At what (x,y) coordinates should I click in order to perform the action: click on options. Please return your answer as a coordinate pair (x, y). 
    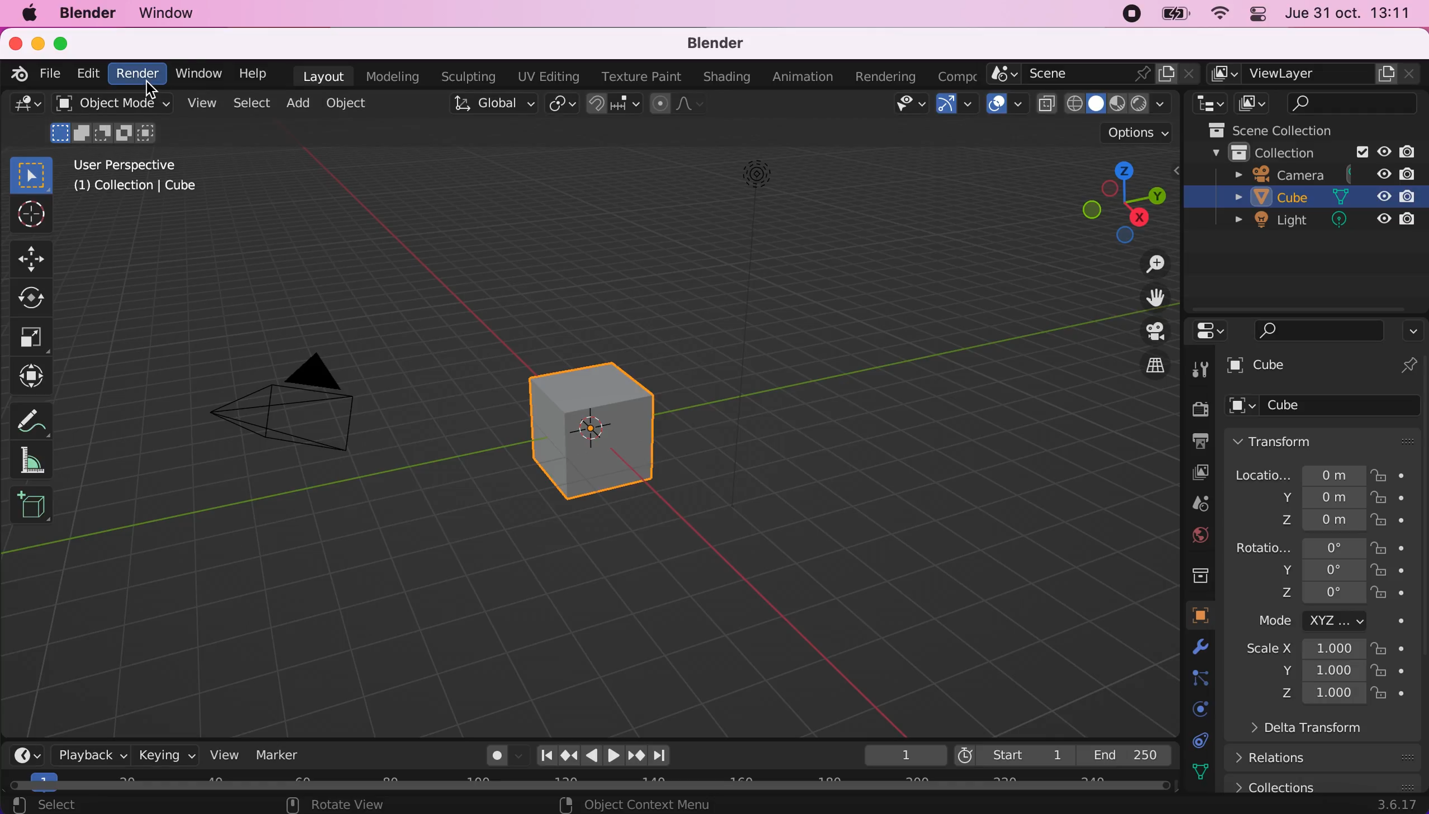
    Looking at the image, I should click on (1135, 135).